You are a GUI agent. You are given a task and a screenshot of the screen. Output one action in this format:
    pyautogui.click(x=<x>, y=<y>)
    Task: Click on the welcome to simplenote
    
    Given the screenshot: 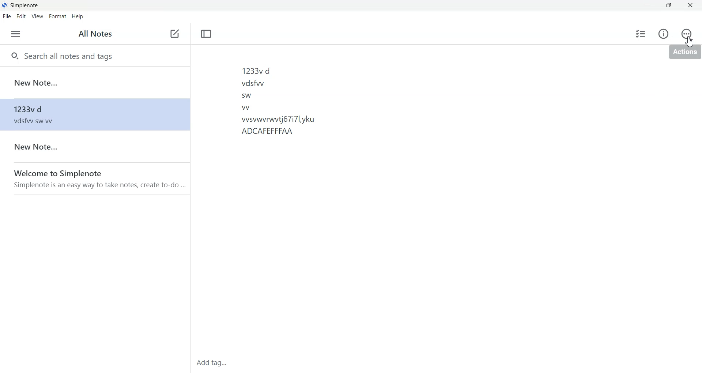 What is the action you would take?
    pyautogui.click(x=94, y=178)
    